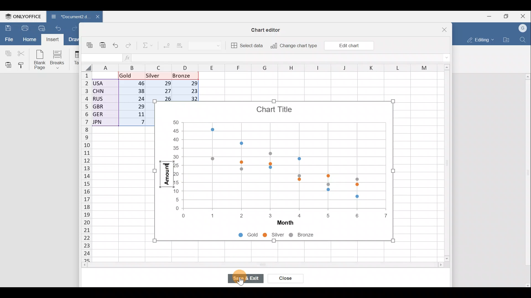 This screenshot has height=298, width=531. I want to click on Select data, so click(248, 46).